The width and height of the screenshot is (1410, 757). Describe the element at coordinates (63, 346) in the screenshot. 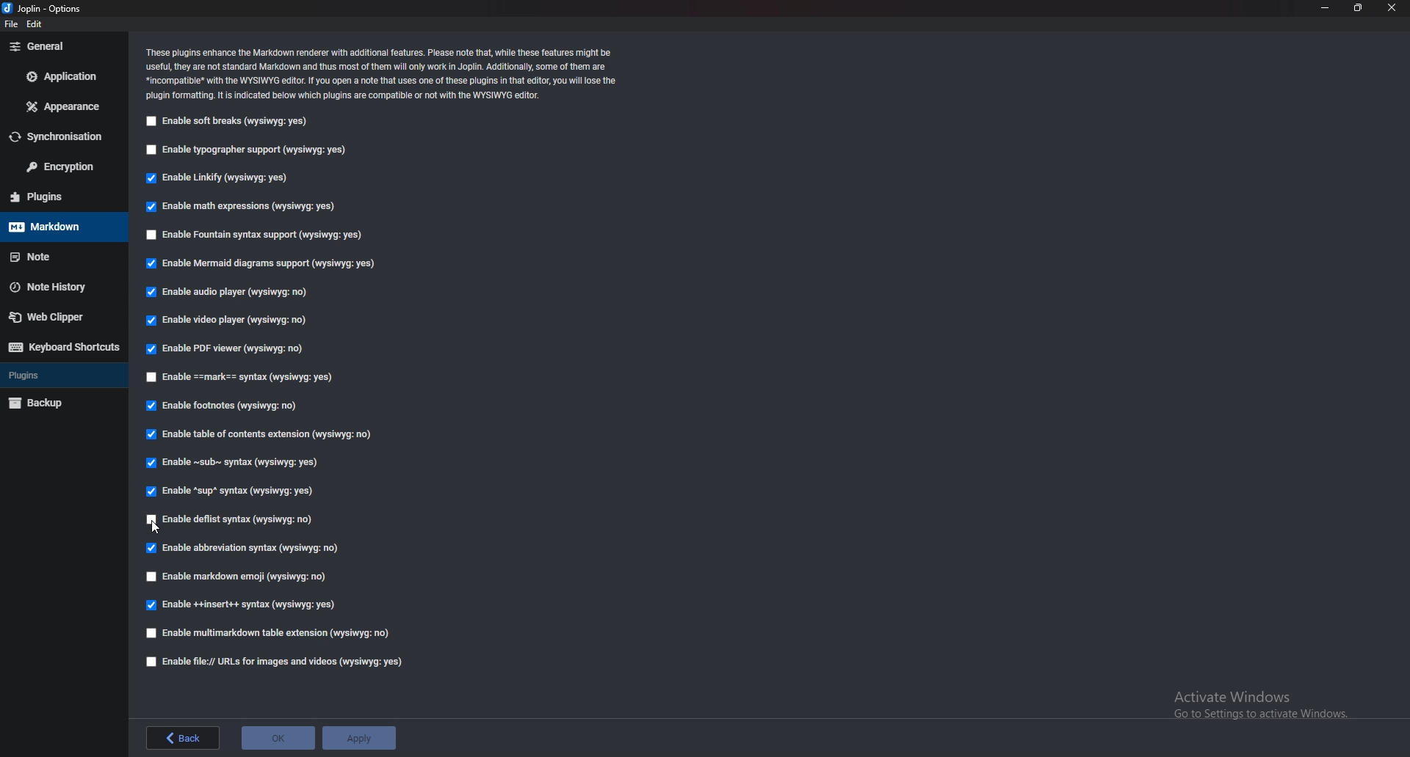

I see `keyboard shortcuts` at that location.